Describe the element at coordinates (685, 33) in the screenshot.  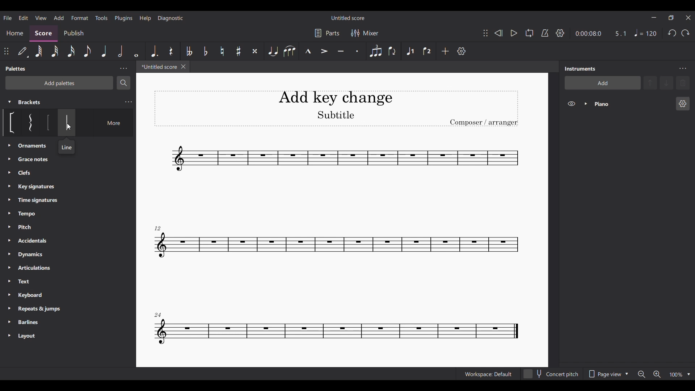
I see `Redo` at that location.